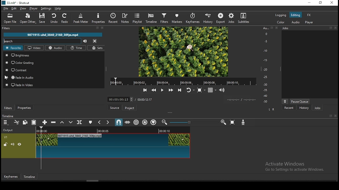 The width and height of the screenshot is (339, 190). Describe the element at coordinates (265, 28) in the screenshot. I see `Au...` at that location.